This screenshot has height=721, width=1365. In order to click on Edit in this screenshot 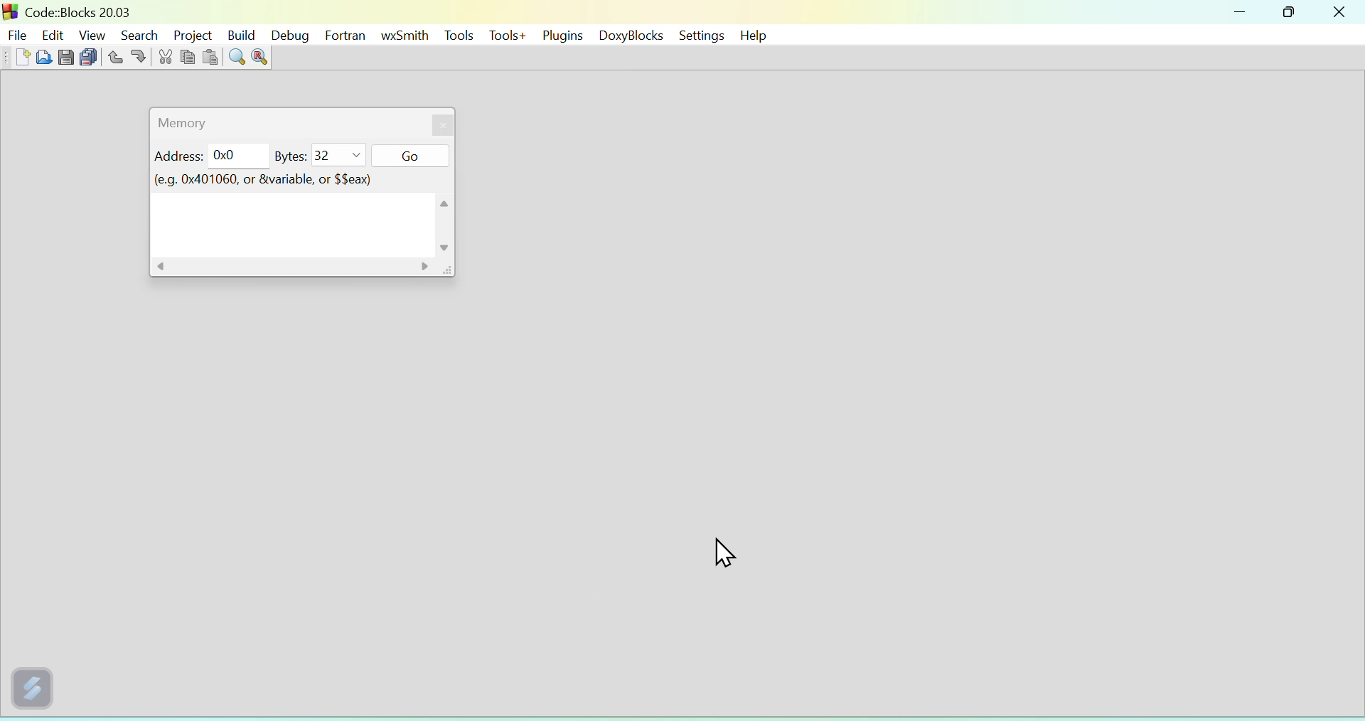, I will do `click(55, 34)`.